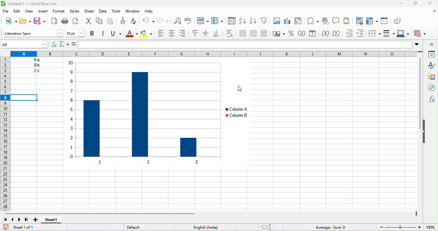  What do you see at coordinates (217, 35) in the screenshot?
I see `align bottom` at bounding box center [217, 35].